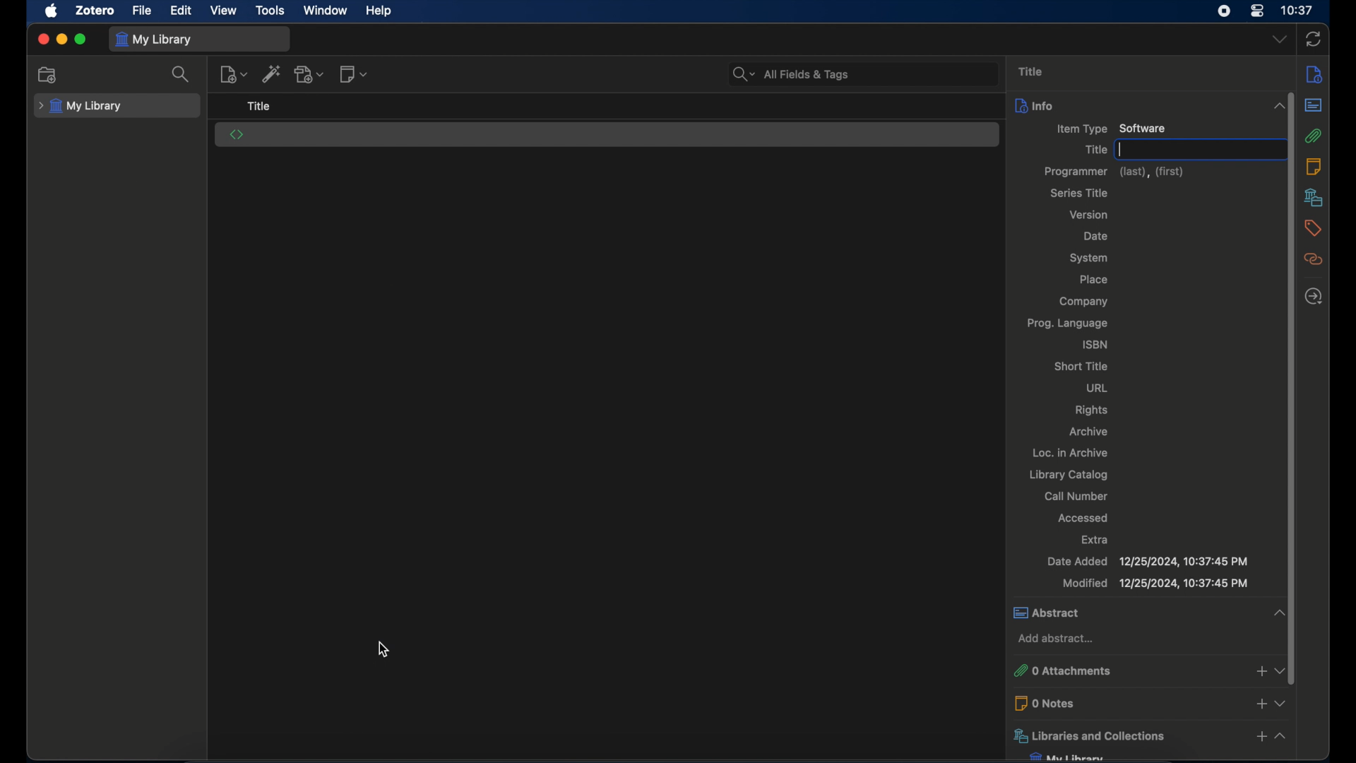  I want to click on zotero, so click(97, 11).